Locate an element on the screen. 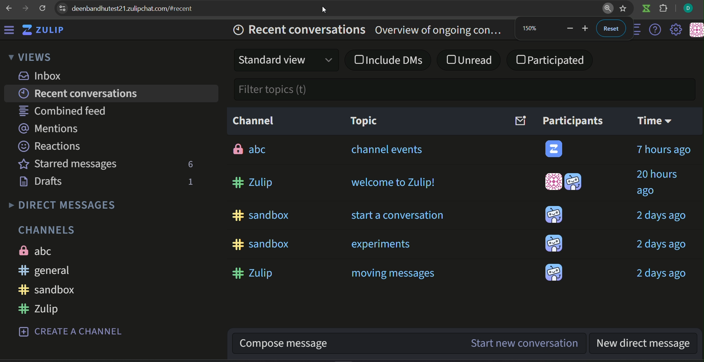 This screenshot has width=704, height=362. Start new conversation is located at coordinates (526, 344).